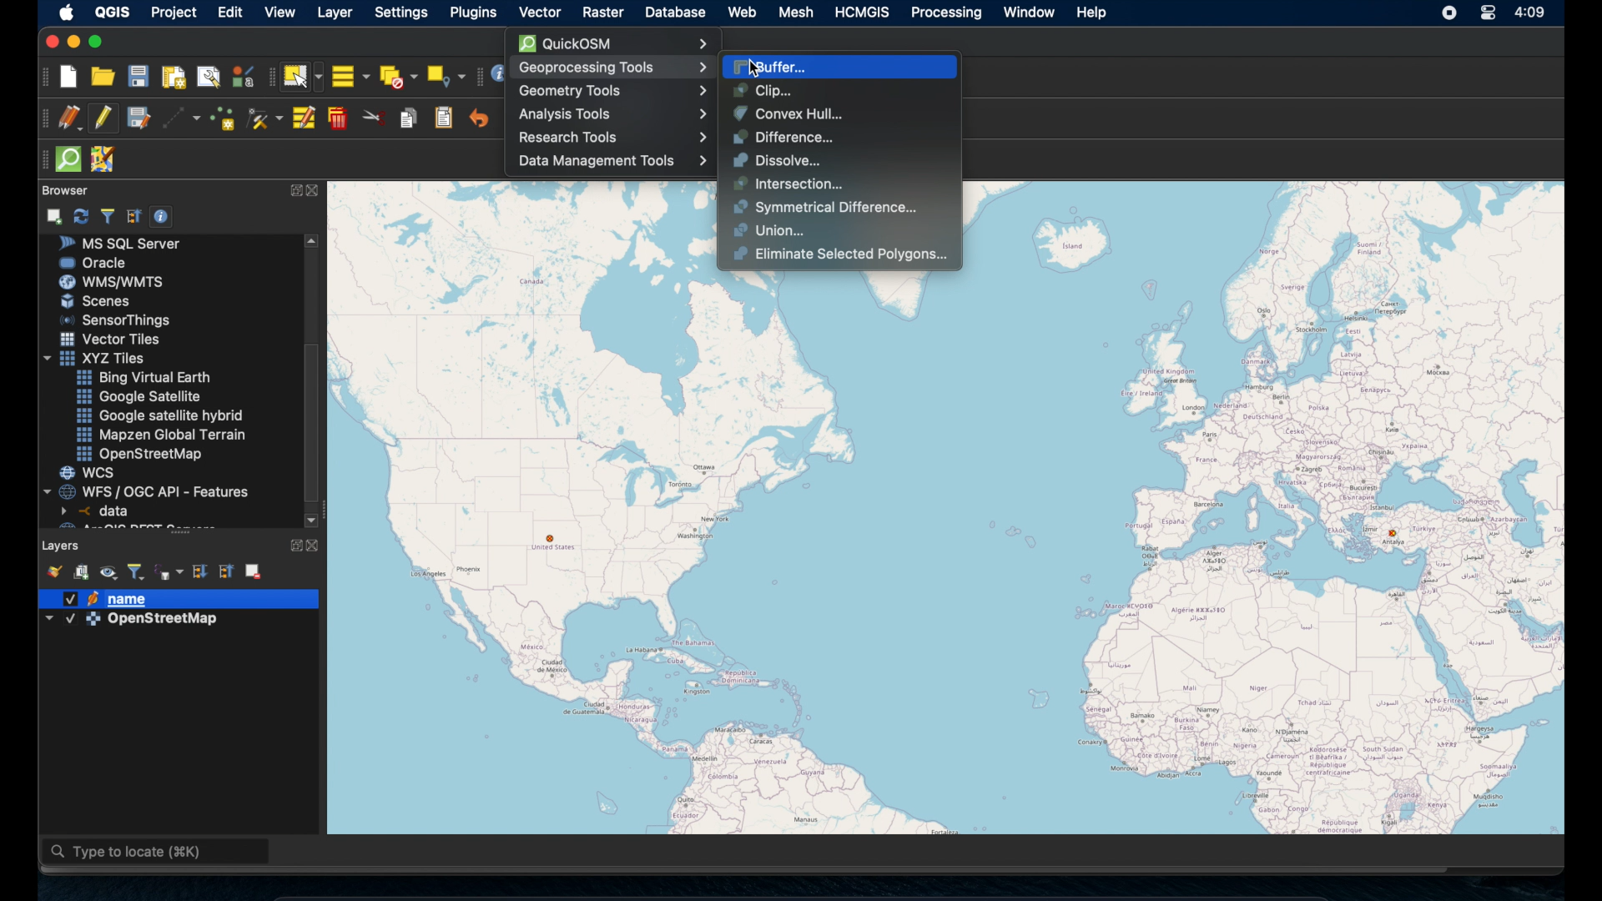  I want to click on refresh, so click(81, 214).